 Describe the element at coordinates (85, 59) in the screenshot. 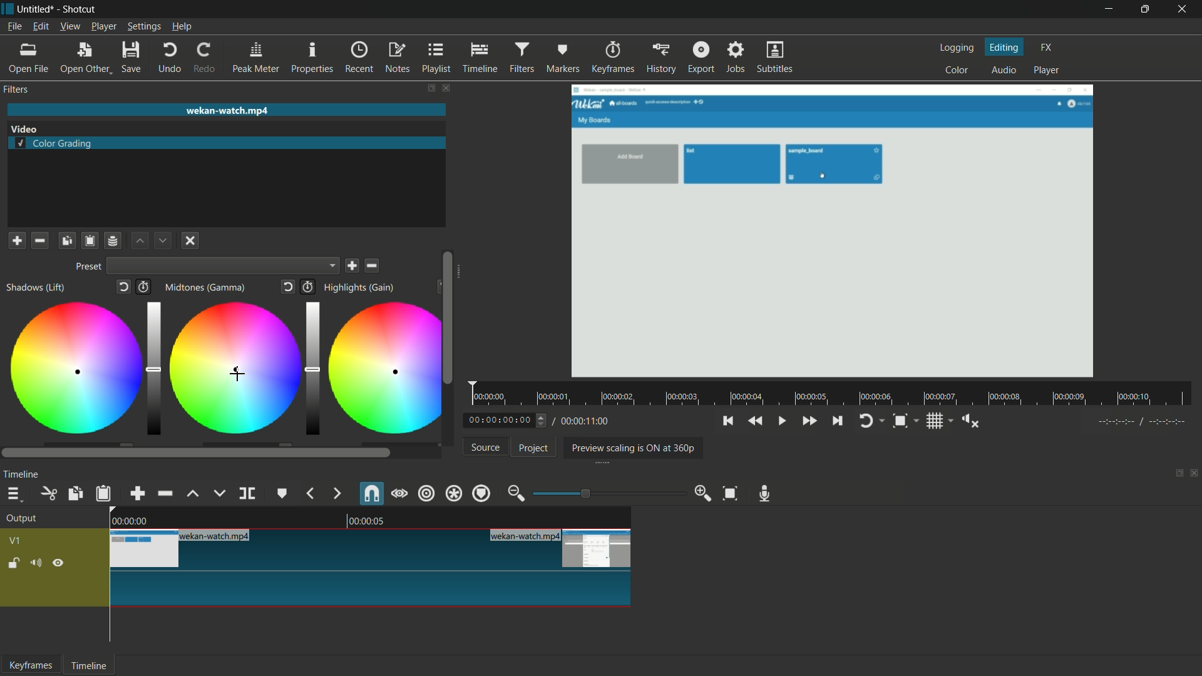

I see `open other` at that location.